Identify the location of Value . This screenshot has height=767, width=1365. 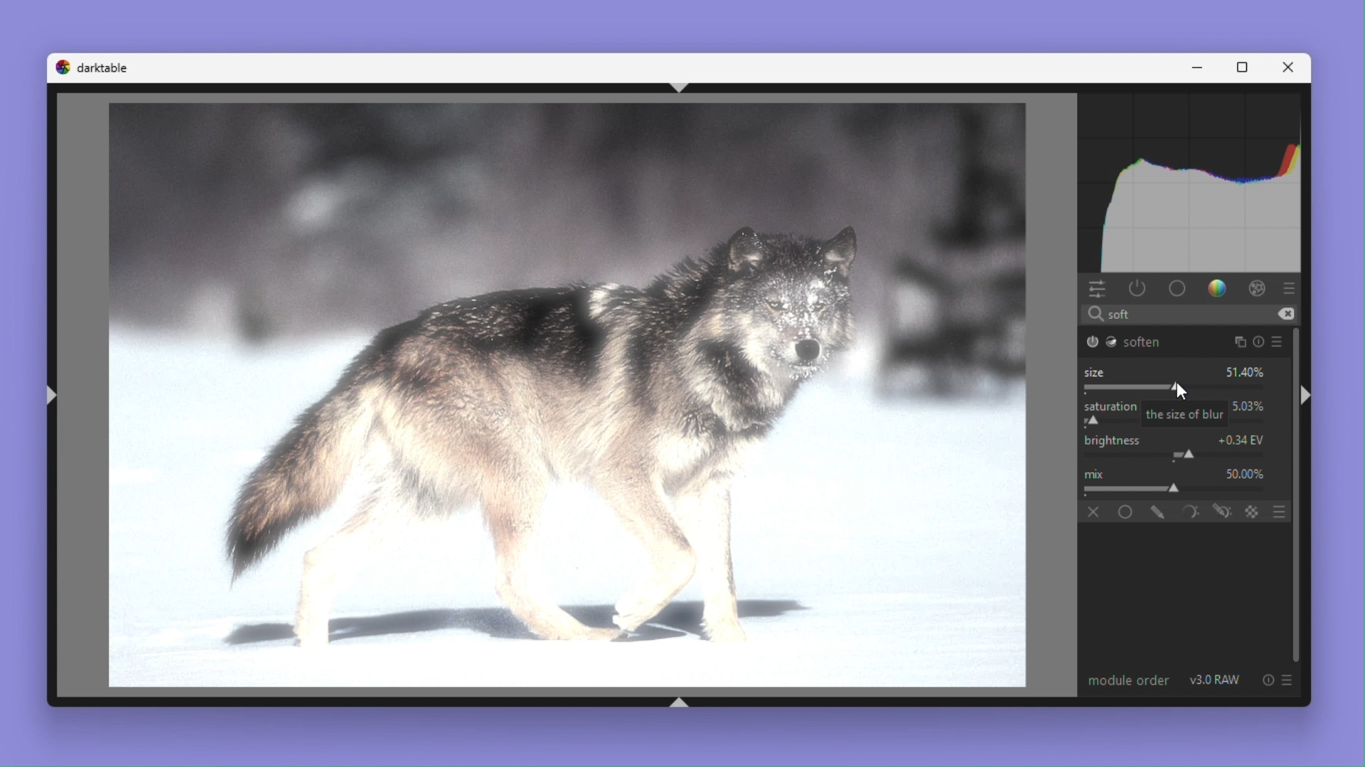
(1245, 472).